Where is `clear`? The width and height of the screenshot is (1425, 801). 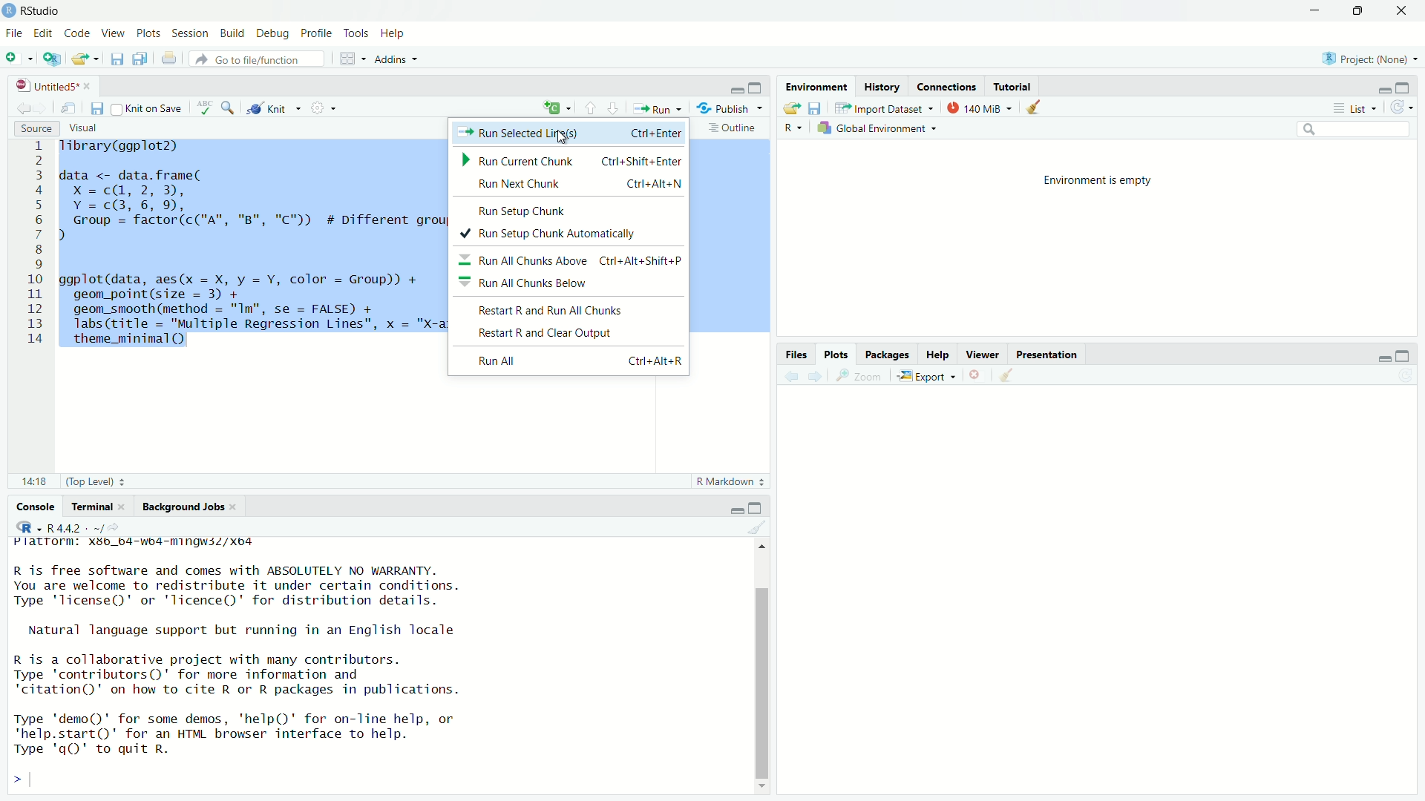 clear is located at coordinates (1018, 376).